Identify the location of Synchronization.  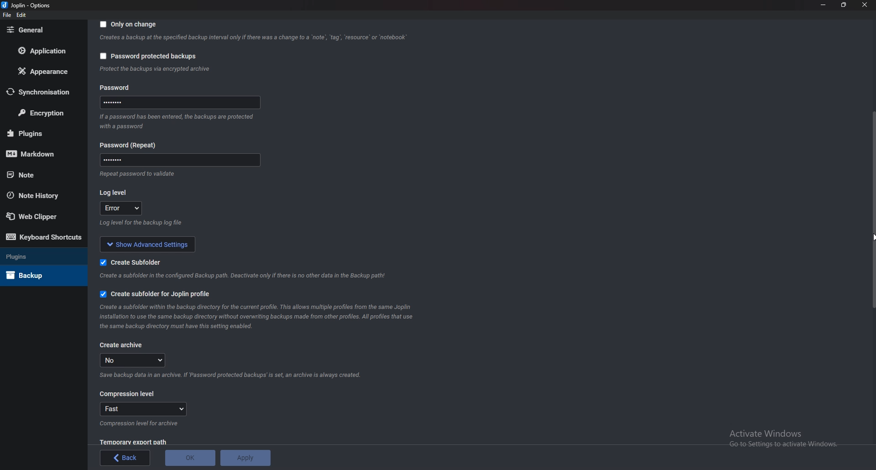
(41, 91).